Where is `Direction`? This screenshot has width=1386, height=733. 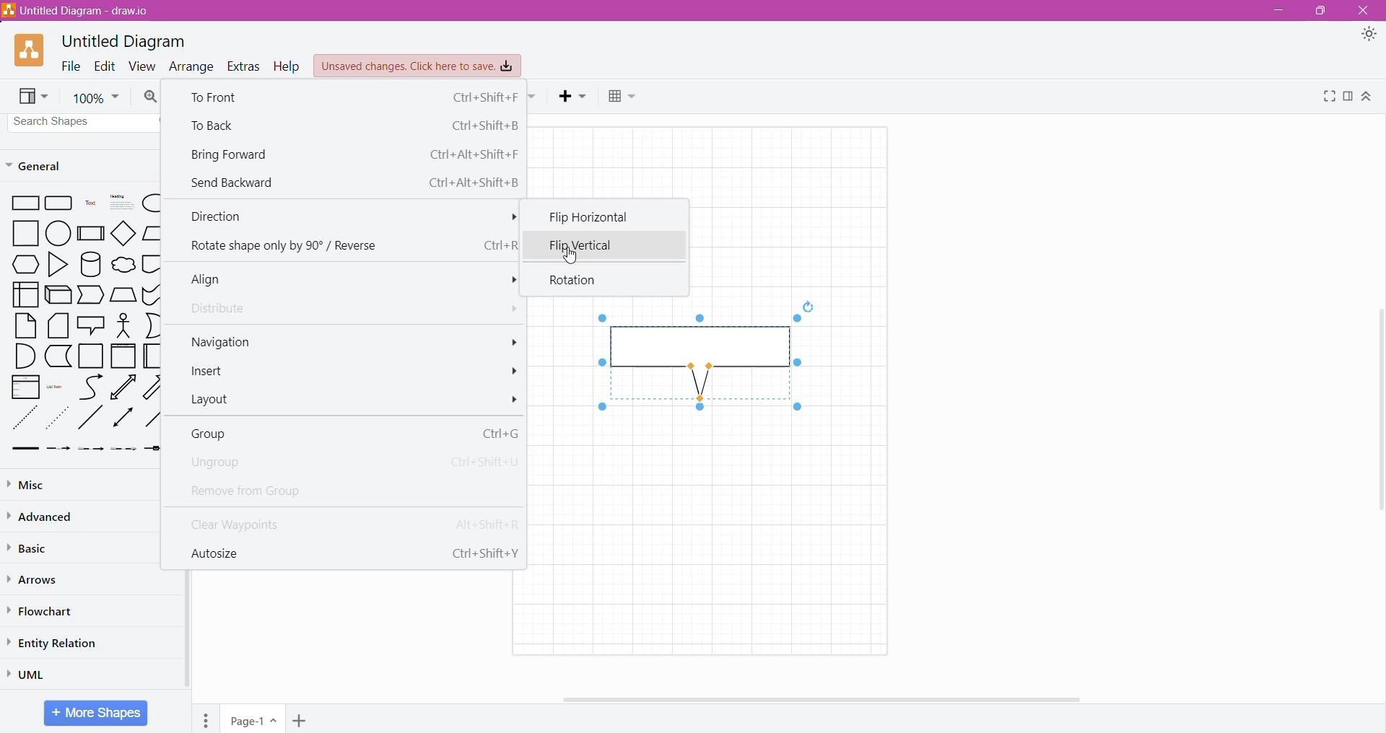 Direction is located at coordinates (349, 218).